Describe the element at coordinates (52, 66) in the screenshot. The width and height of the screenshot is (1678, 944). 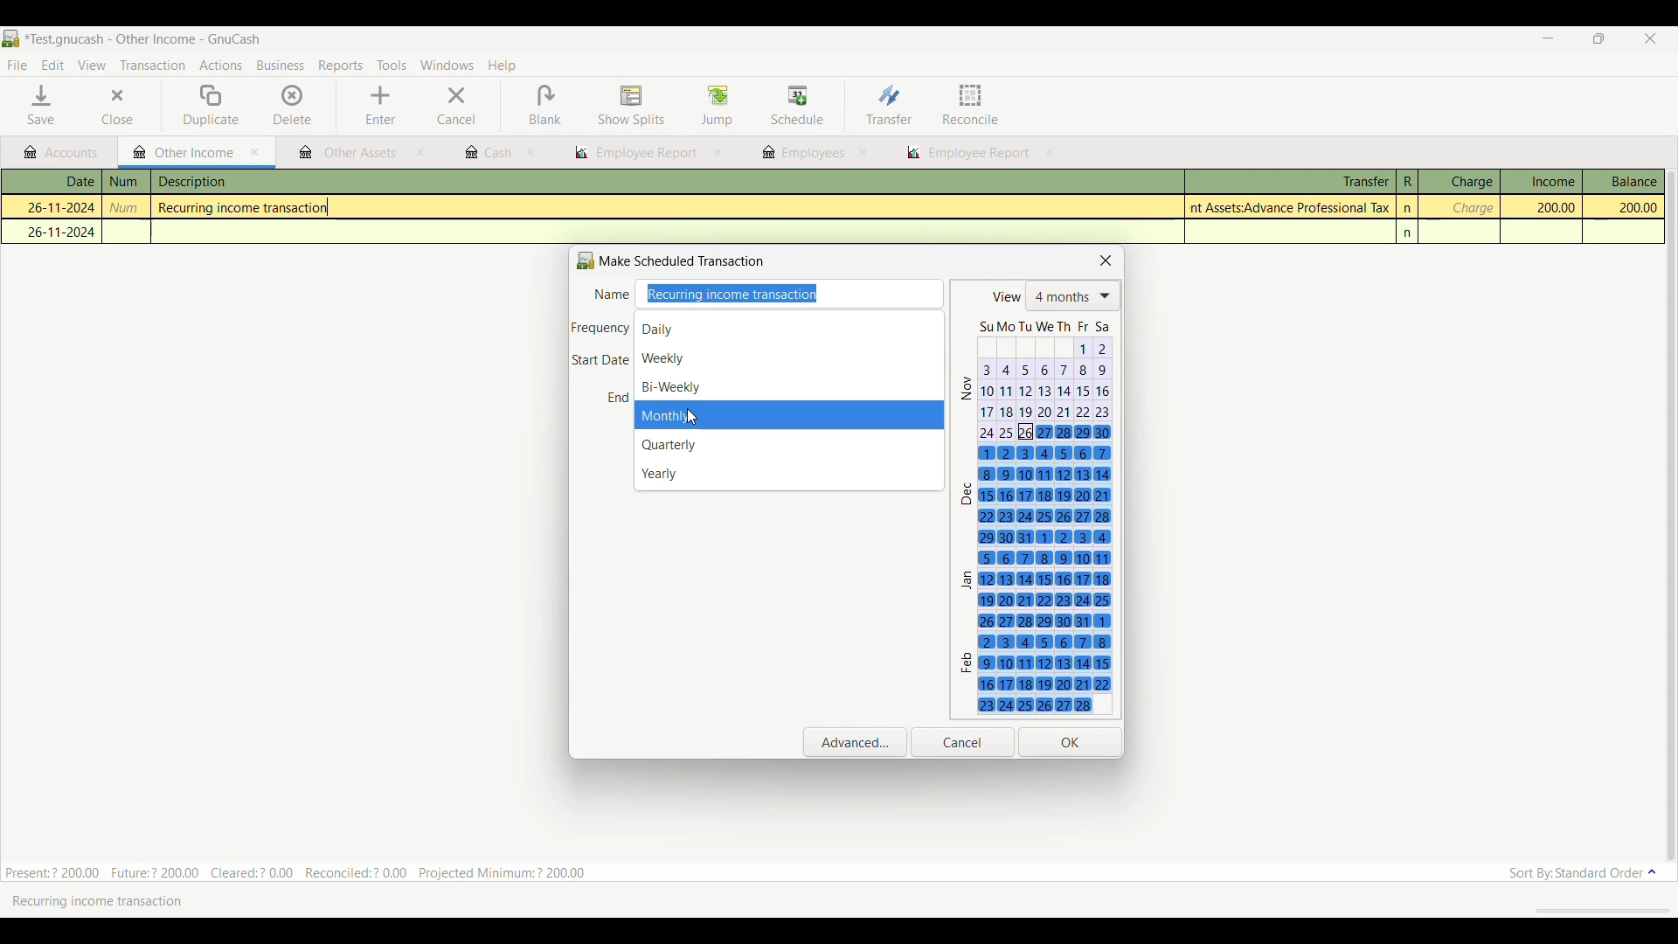
I see `Edit menu` at that location.